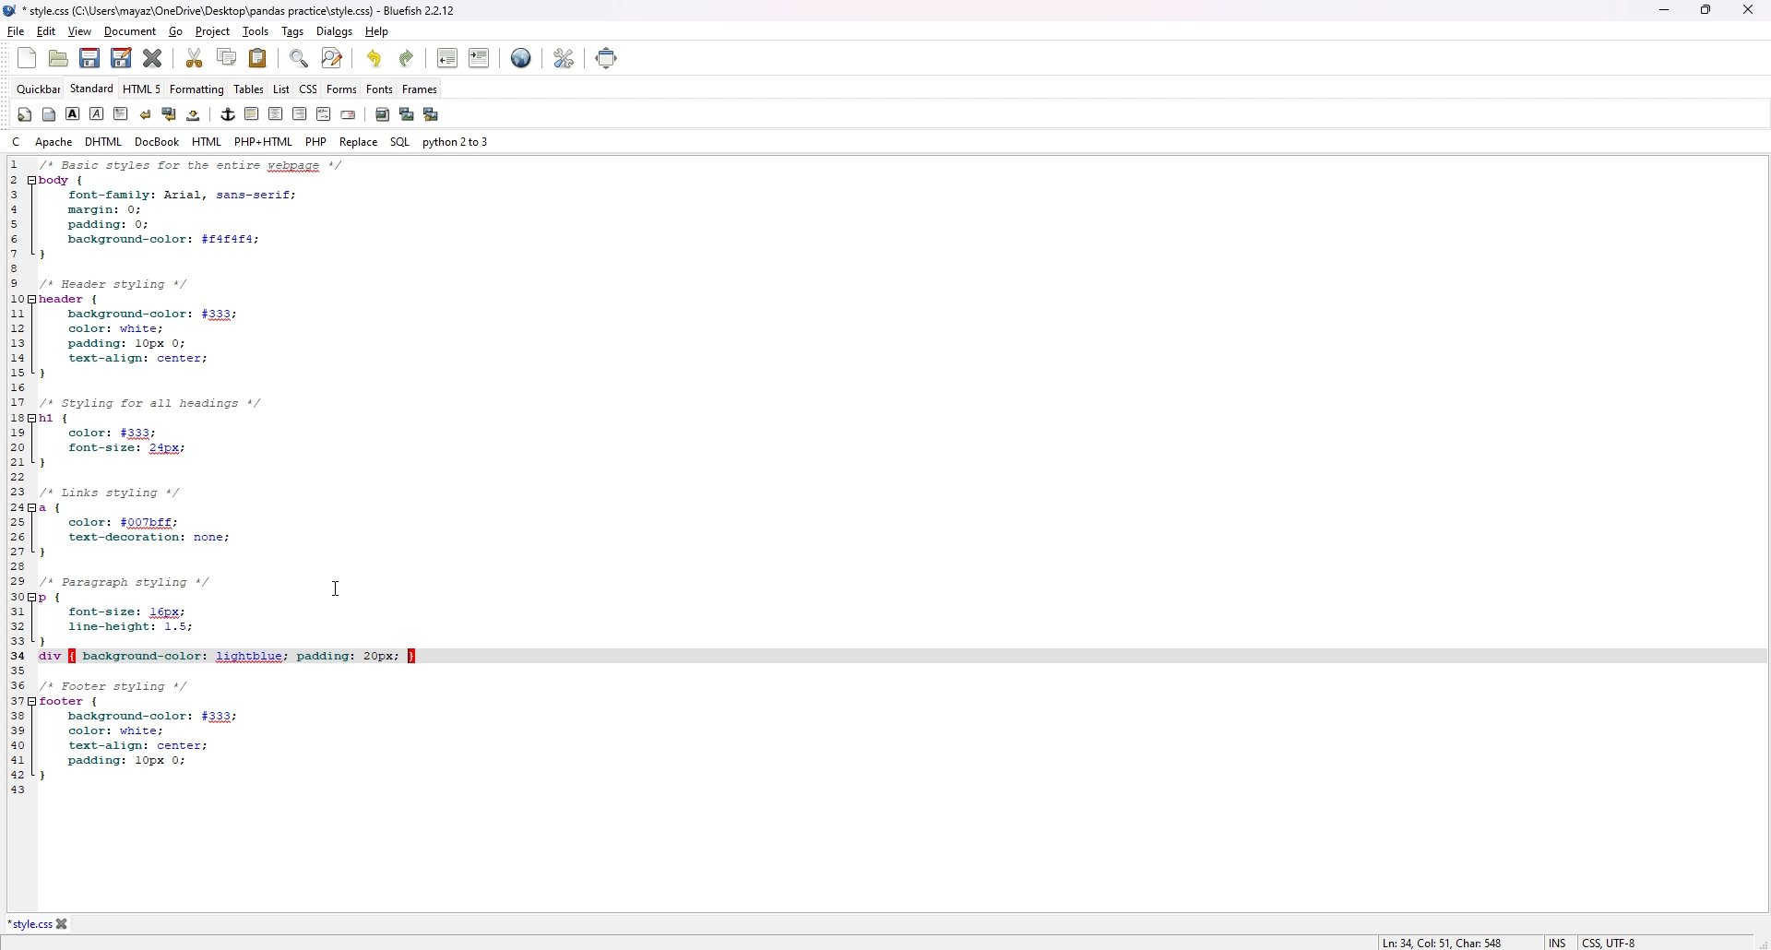 Image resolution: width=1771 pixels, height=950 pixels. What do you see at coordinates (281, 89) in the screenshot?
I see `list` at bounding box center [281, 89].